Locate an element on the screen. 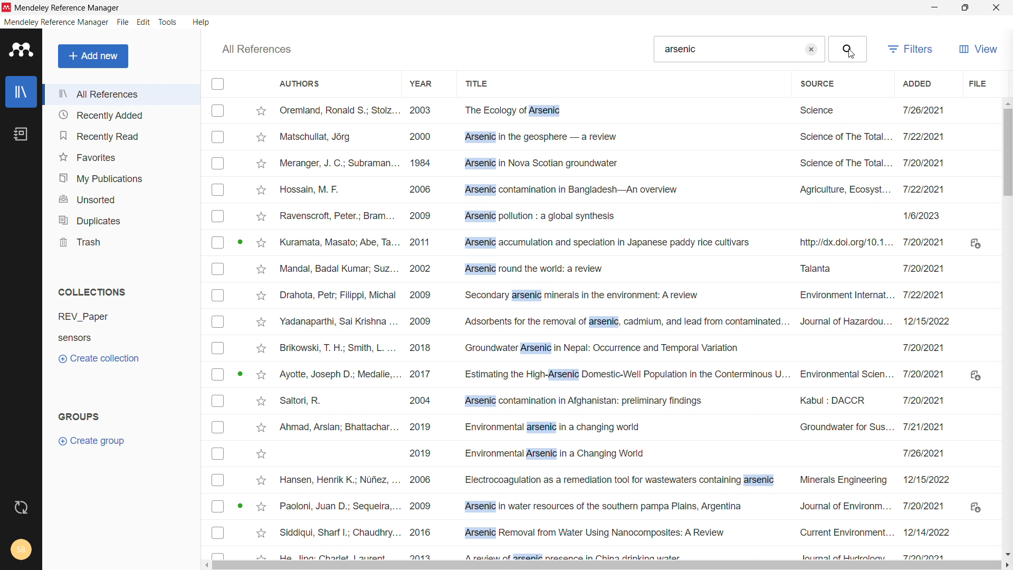 This screenshot has width=1013, height=570. my publications is located at coordinates (121, 177).